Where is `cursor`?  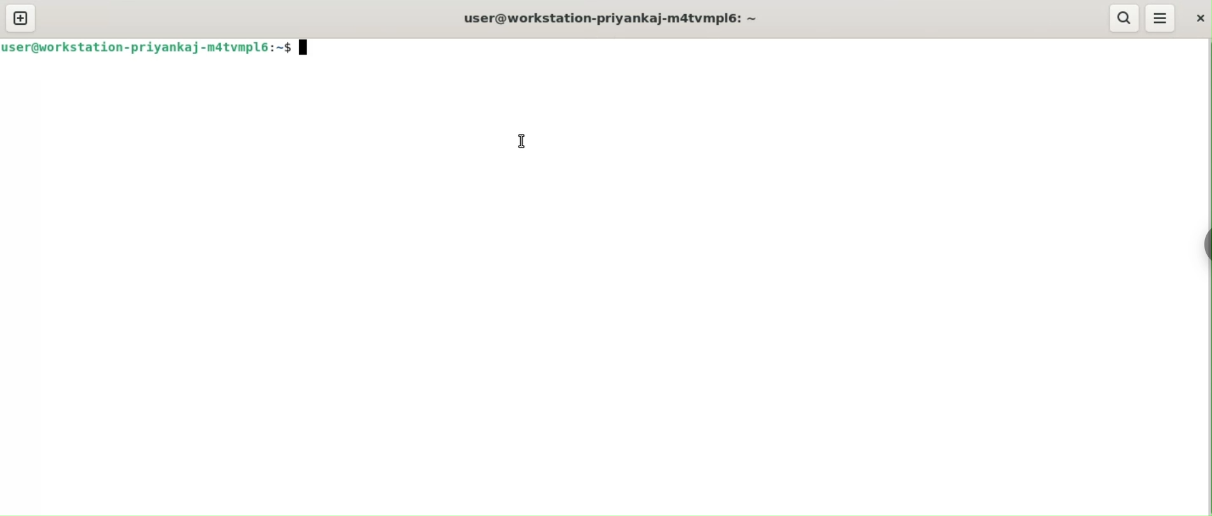 cursor is located at coordinates (520, 141).